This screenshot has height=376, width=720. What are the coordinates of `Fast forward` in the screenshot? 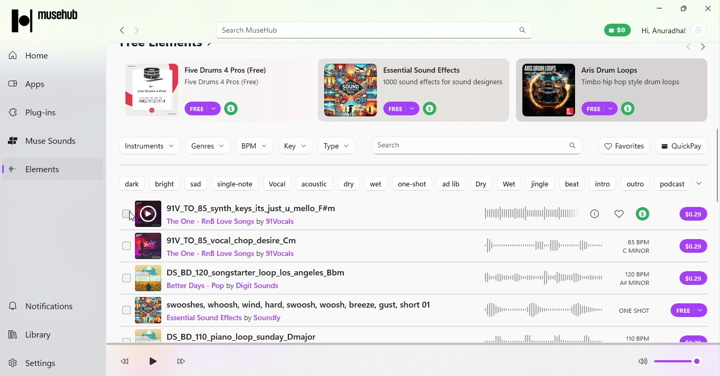 It's located at (181, 362).